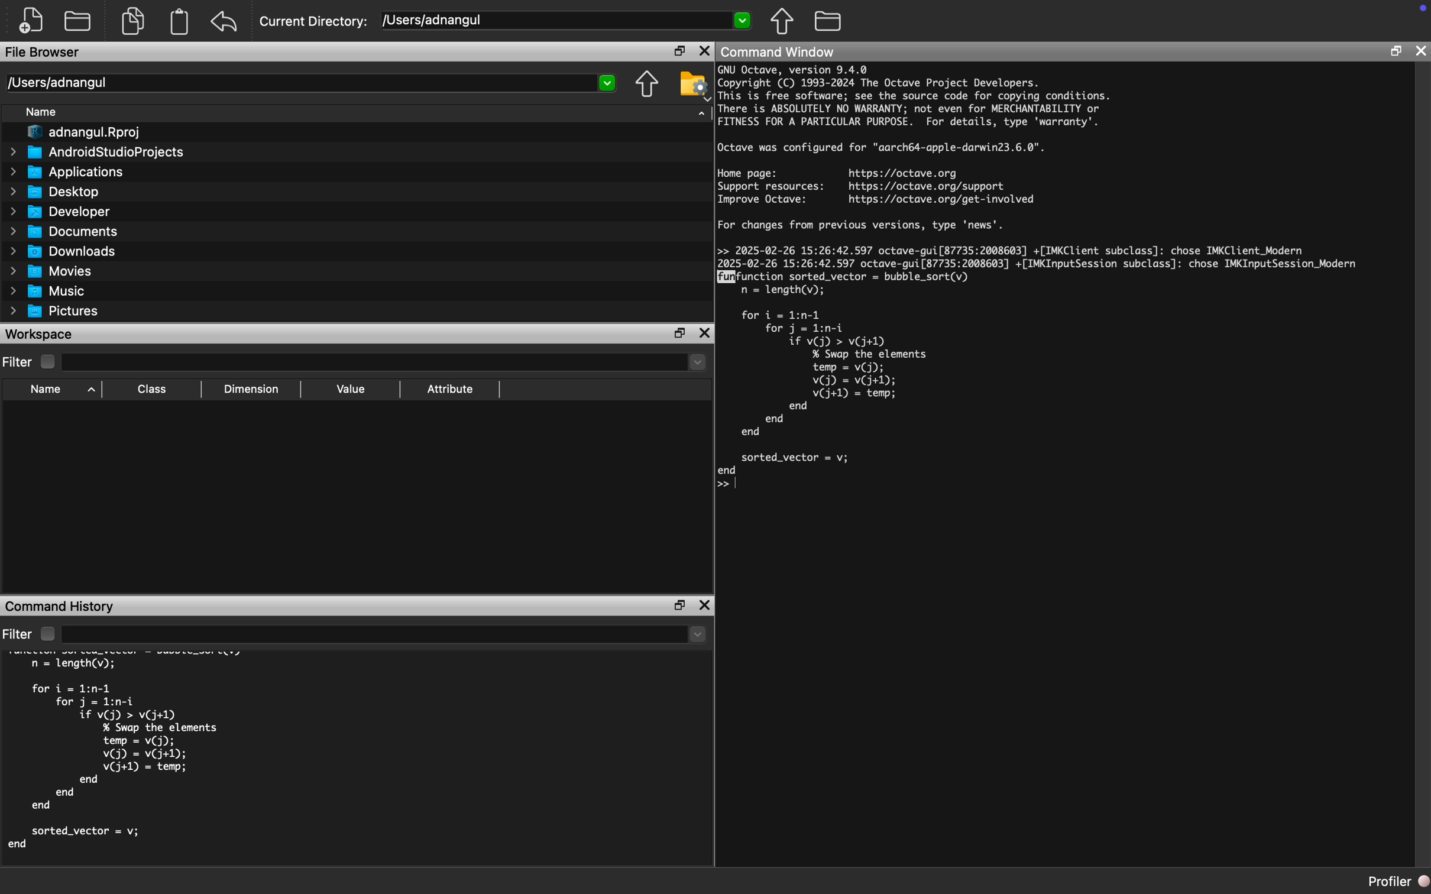 This screenshot has width=1431, height=894. I want to click on Close, so click(1422, 51).